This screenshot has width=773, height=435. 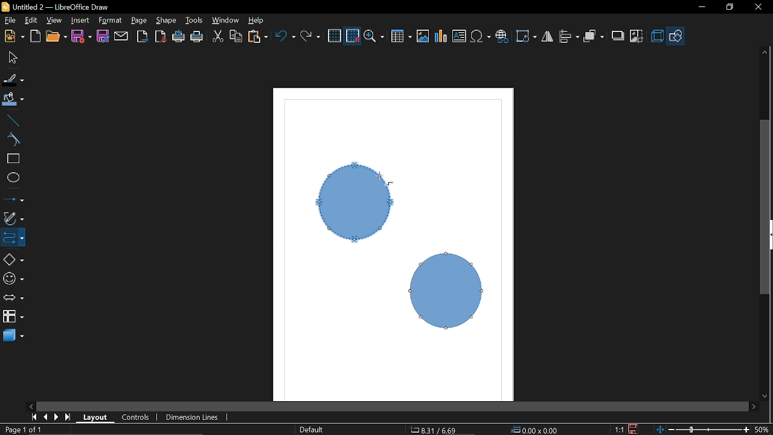 What do you see at coordinates (69, 417) in the screenshot?
I see `go to last page` at bounding box center [69, 417].